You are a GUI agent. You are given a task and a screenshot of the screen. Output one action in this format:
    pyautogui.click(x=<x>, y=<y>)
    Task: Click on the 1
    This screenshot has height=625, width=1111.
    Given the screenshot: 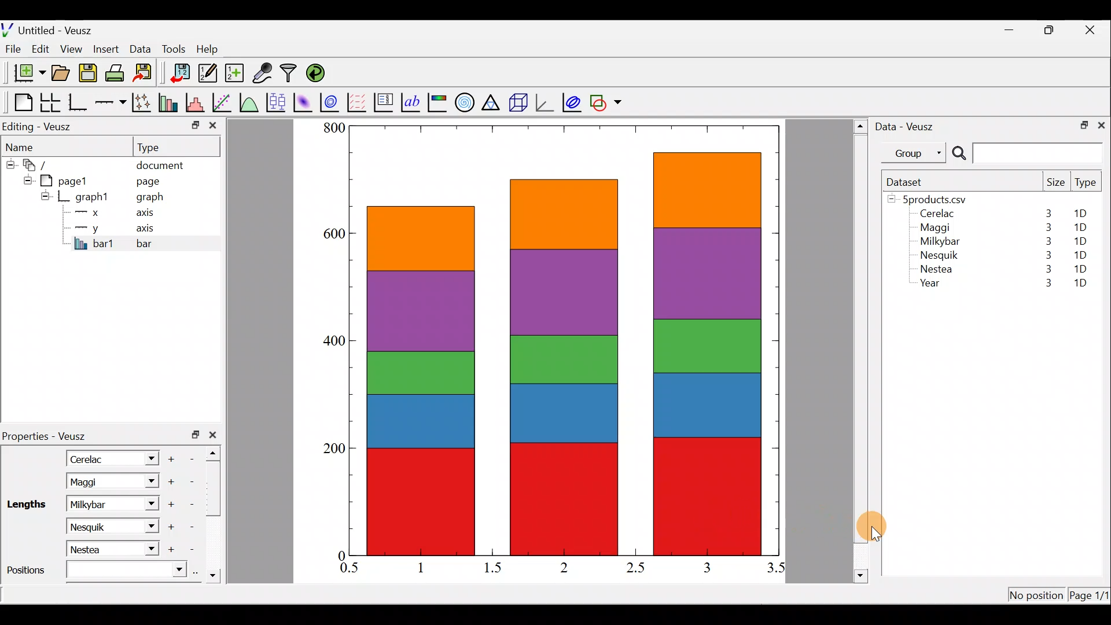 What is the action you would take?
    pyautogui.click(x=429, y=567)
    